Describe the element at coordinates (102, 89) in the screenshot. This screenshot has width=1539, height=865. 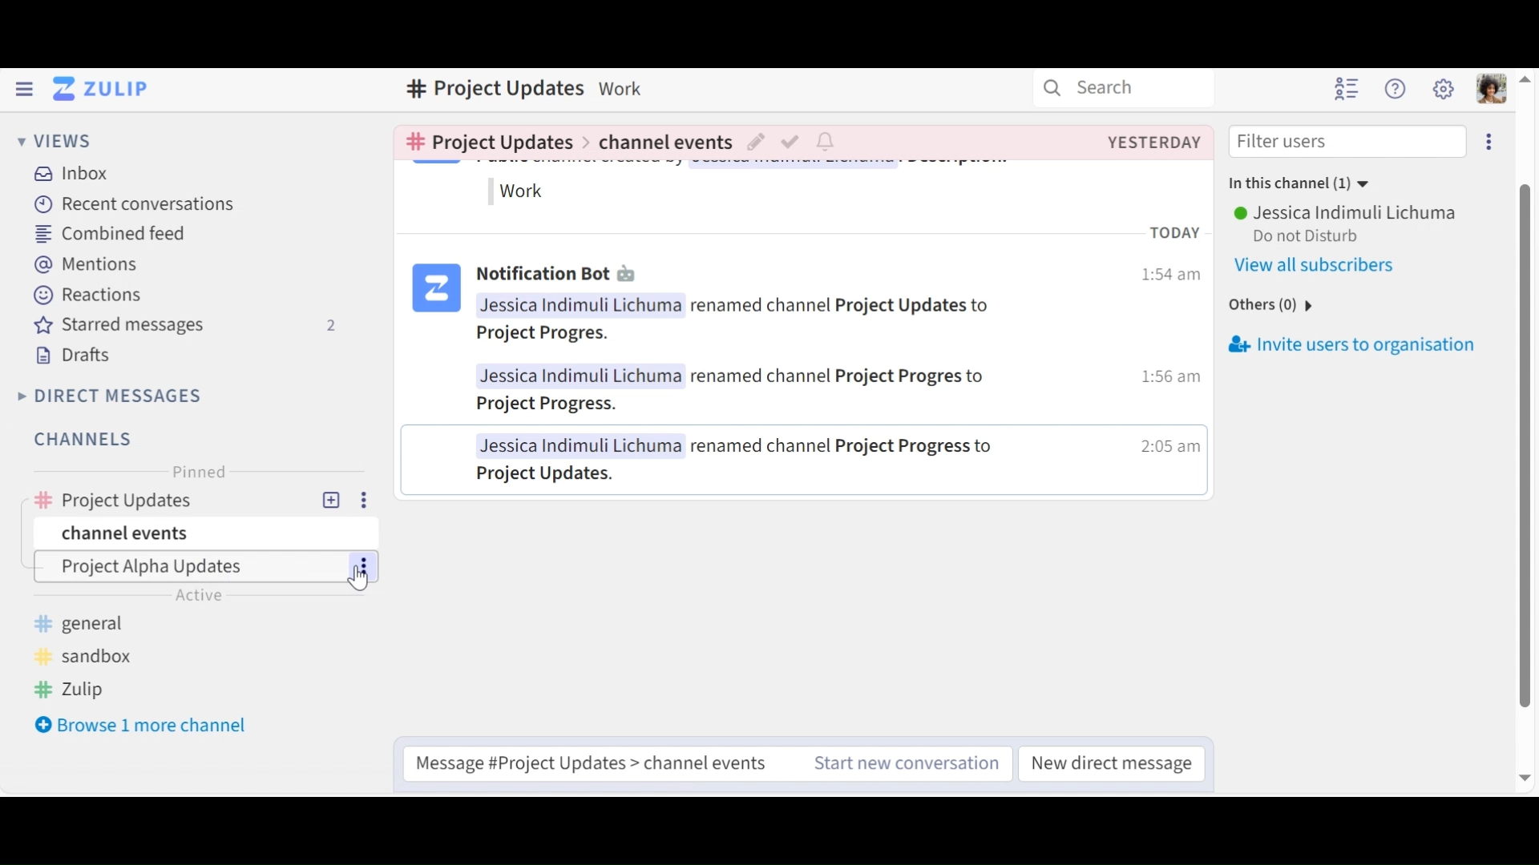
I see `Go to Home View (Inbox)` at that location.